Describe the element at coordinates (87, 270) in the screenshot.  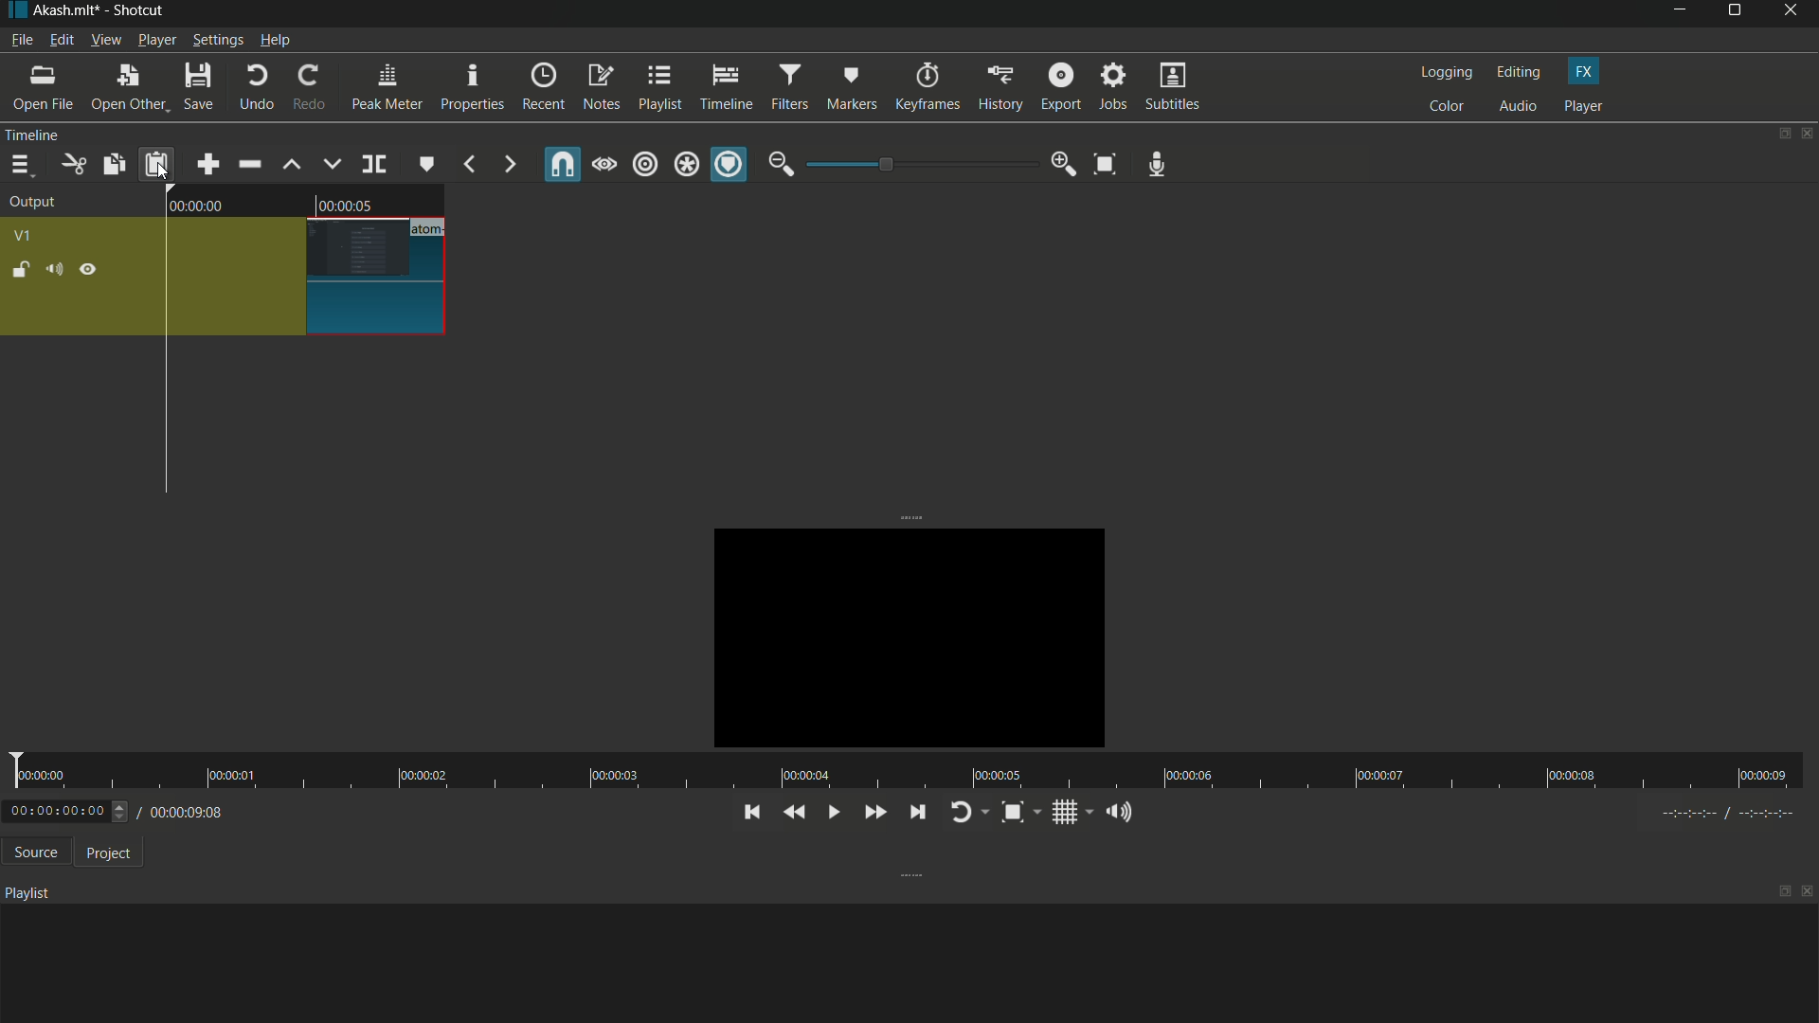
I see `hide` at that location.